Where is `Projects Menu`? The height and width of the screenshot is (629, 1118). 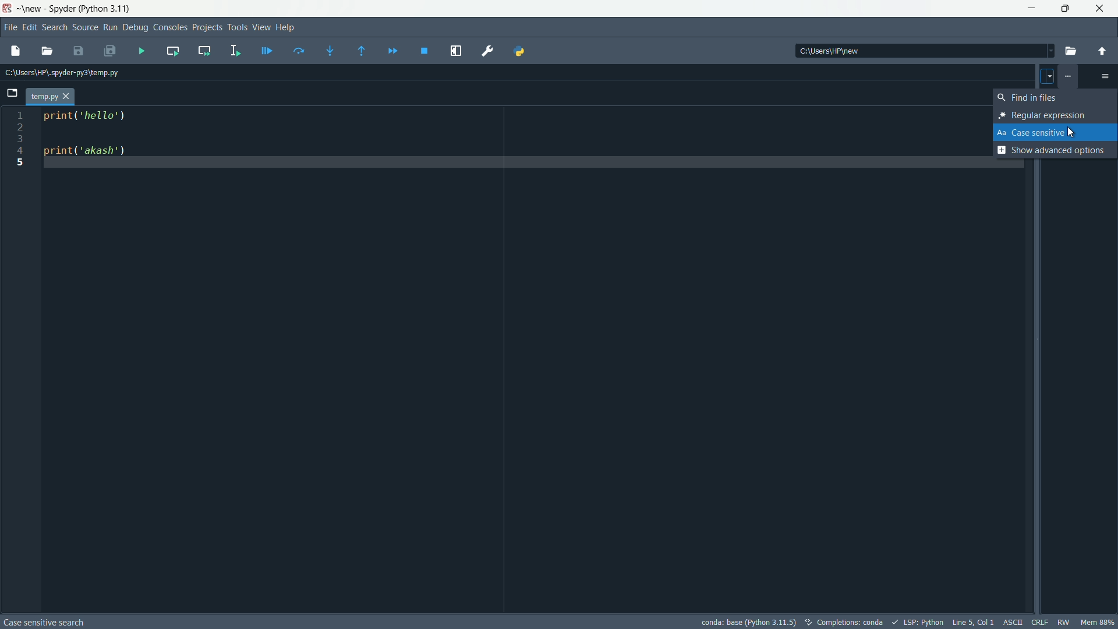
Projects Menu is located at coordinates (205, 27).